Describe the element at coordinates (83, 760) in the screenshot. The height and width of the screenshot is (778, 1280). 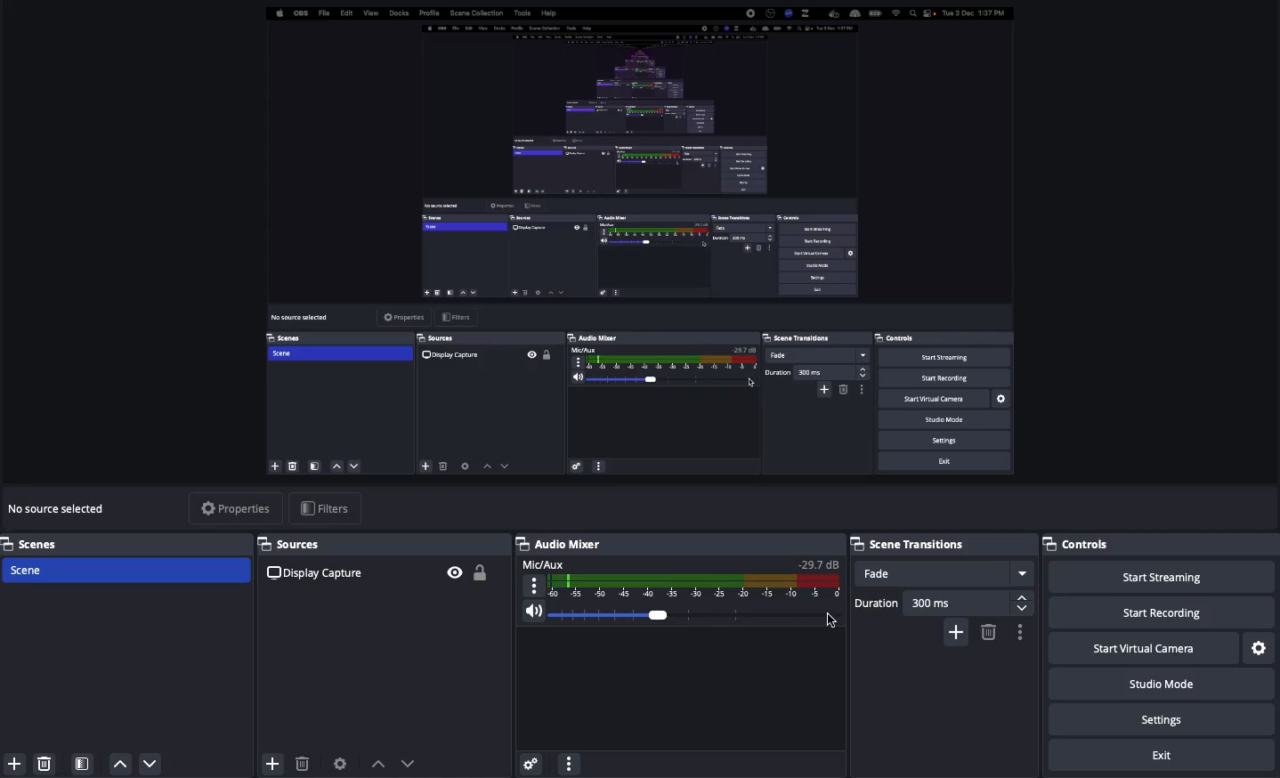
I see `Scene filters` at that location.